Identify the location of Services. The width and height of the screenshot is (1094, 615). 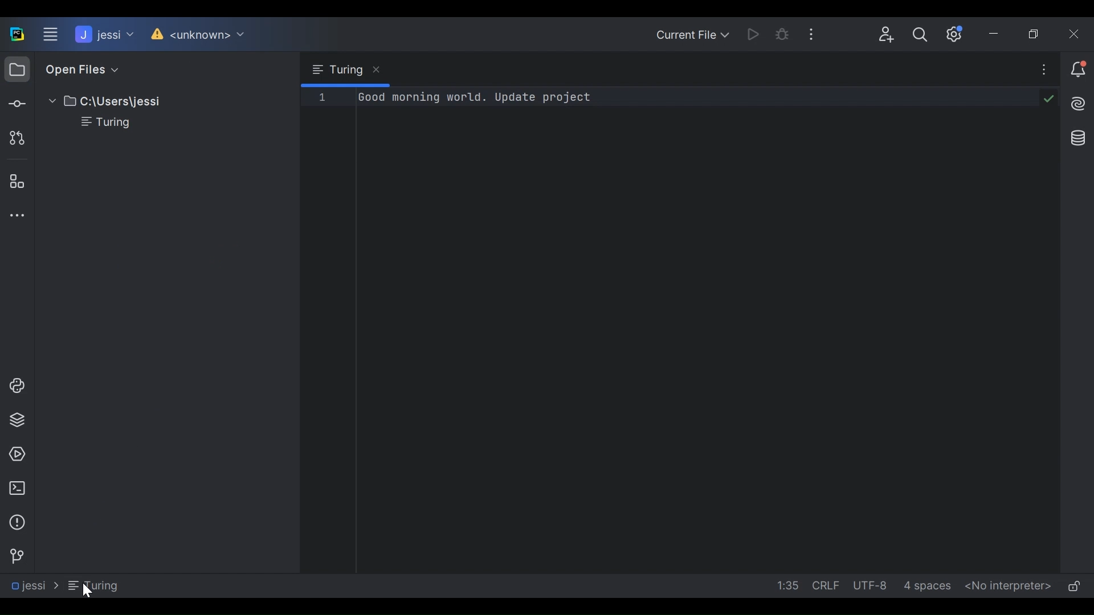
(14, 454).